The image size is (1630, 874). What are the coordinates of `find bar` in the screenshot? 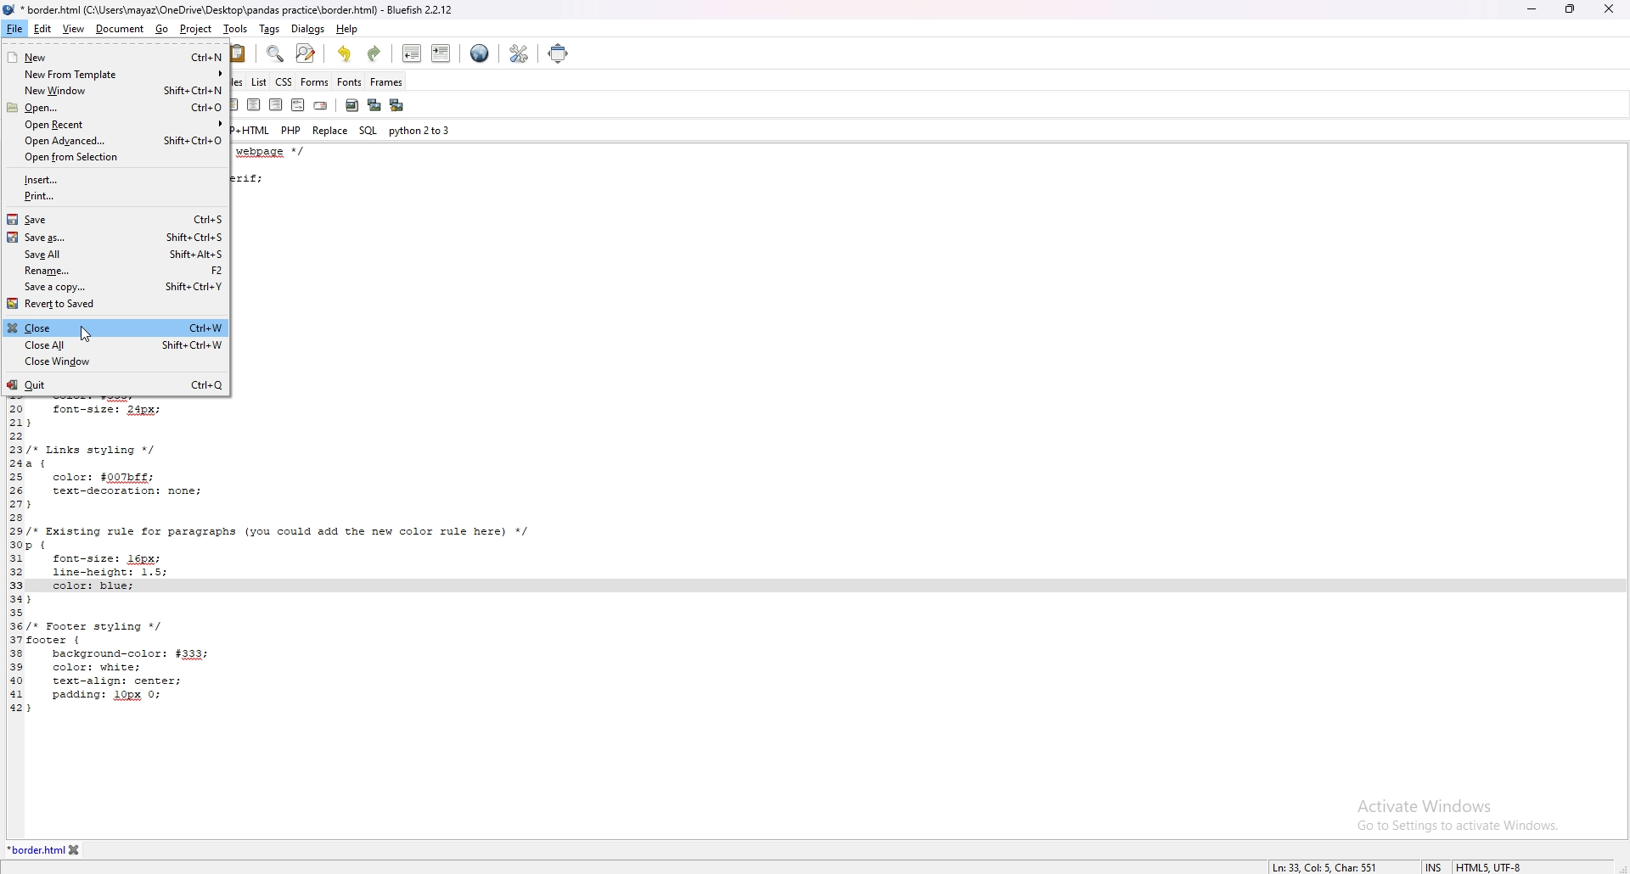 It's located at (276, 54).